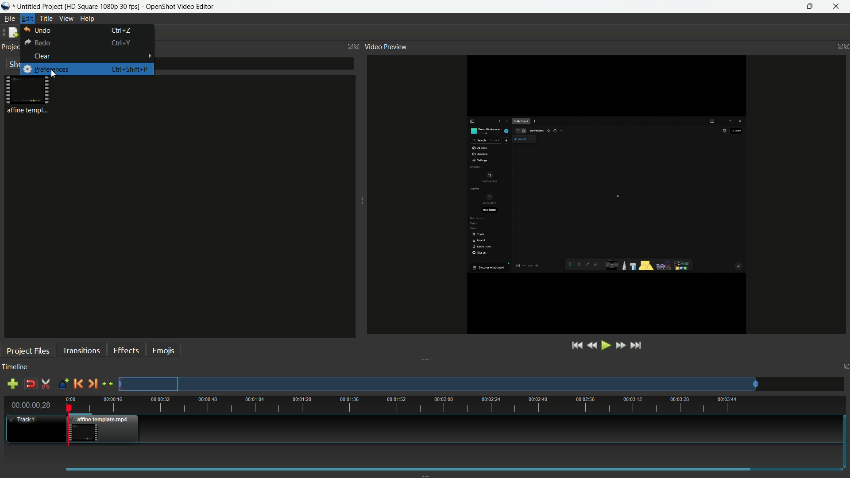 This screenshot has height=478, width=850. I want to click on keyboard shortcut, so click(122, 30).